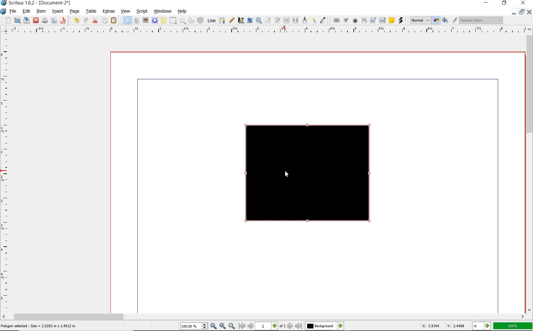  Describe the element at coordinates (114, 21) in the screenshot. I see `paste` at that location.